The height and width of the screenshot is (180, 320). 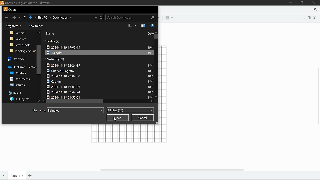 What do you see at coordinates (12, 10) in the screenshot?
I see `Open` at bounding box center [12, 10].